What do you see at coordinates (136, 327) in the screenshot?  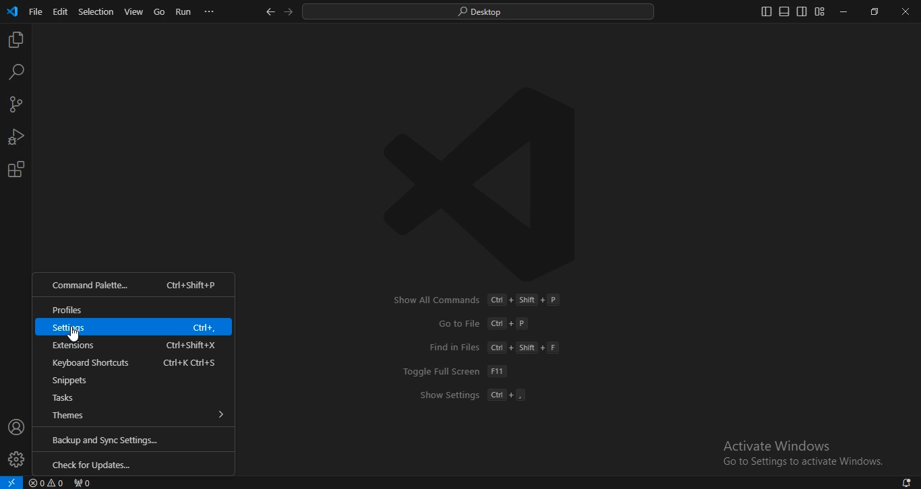 I see `ettings` at bounding box center [136, 327].